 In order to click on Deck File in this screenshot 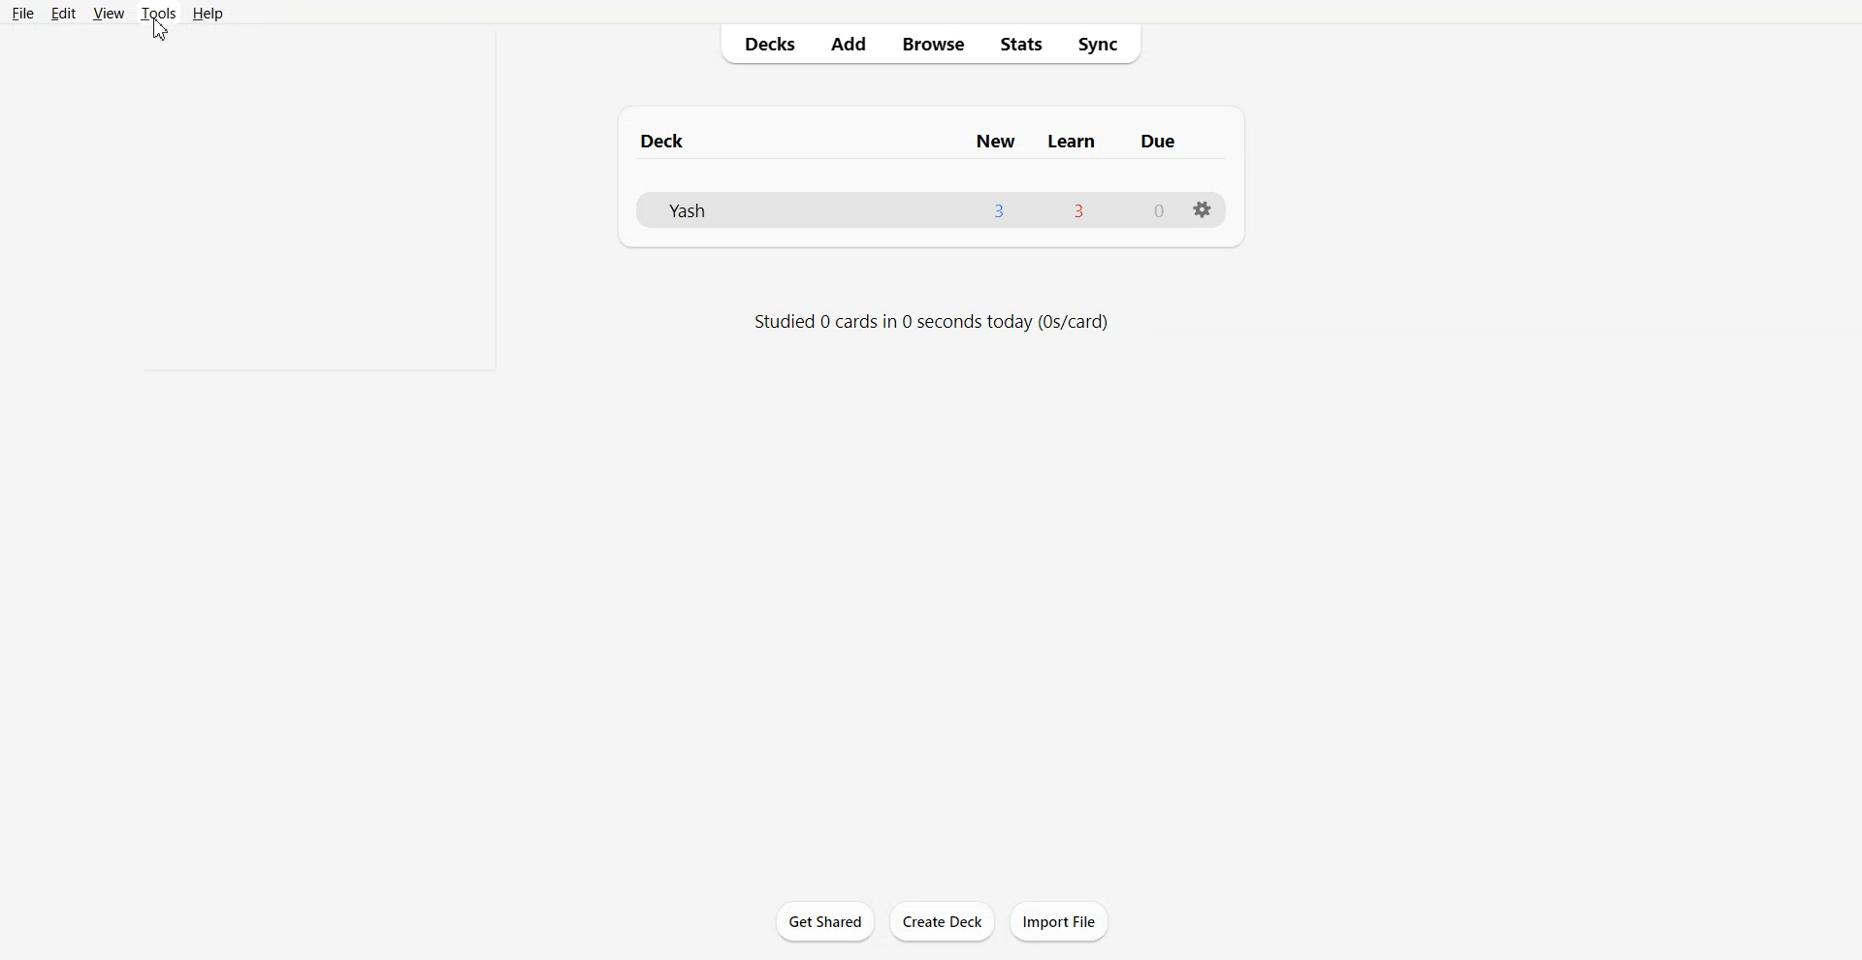, I will do `click(722, 208)`.